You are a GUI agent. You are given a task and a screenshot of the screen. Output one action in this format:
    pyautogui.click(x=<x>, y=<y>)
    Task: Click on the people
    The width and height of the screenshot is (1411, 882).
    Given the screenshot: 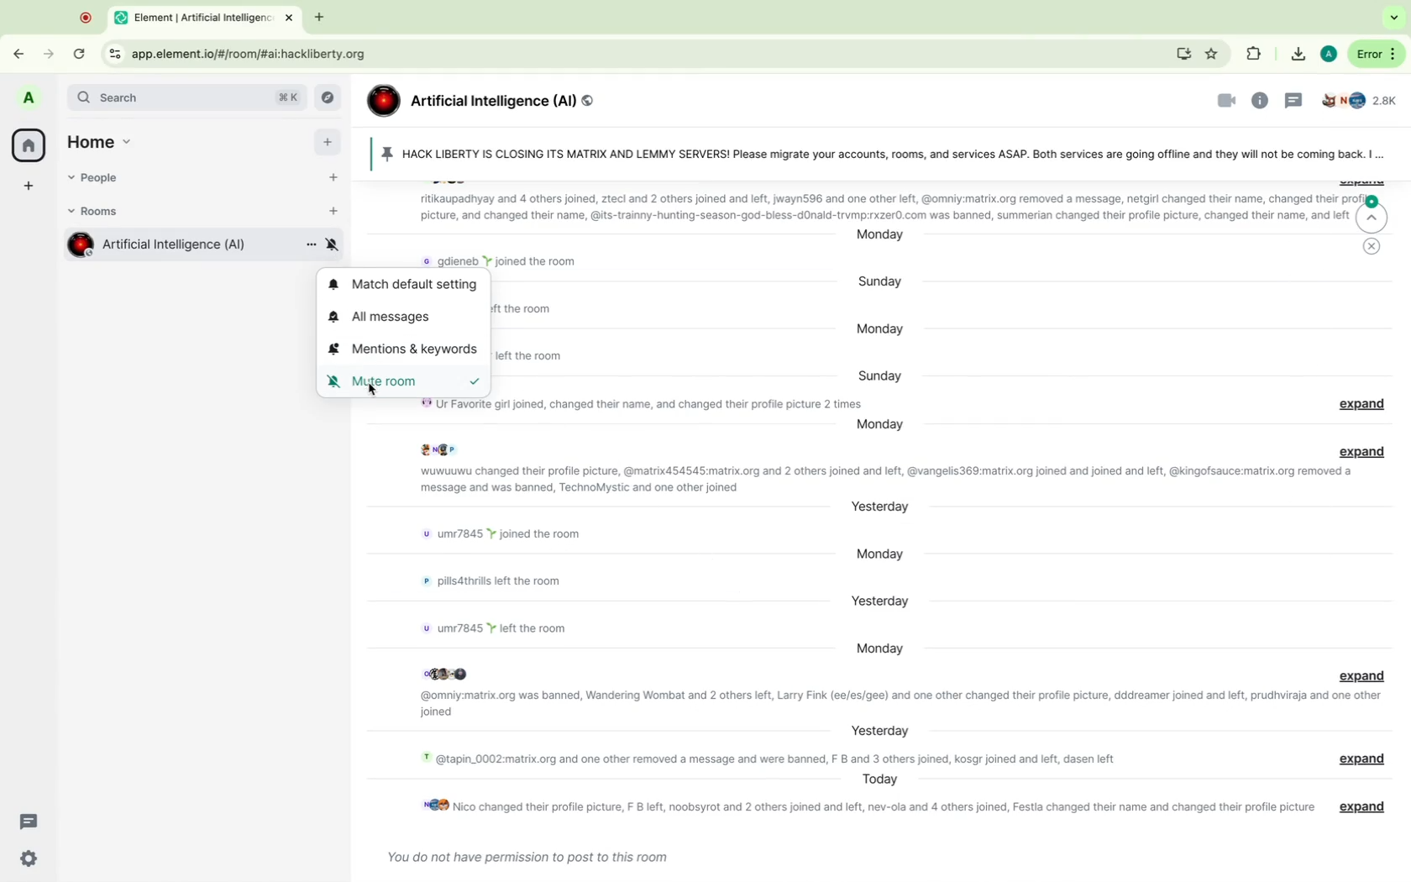 What is the action you would take?
    pyautogui.click(x=1363, y=99)
    